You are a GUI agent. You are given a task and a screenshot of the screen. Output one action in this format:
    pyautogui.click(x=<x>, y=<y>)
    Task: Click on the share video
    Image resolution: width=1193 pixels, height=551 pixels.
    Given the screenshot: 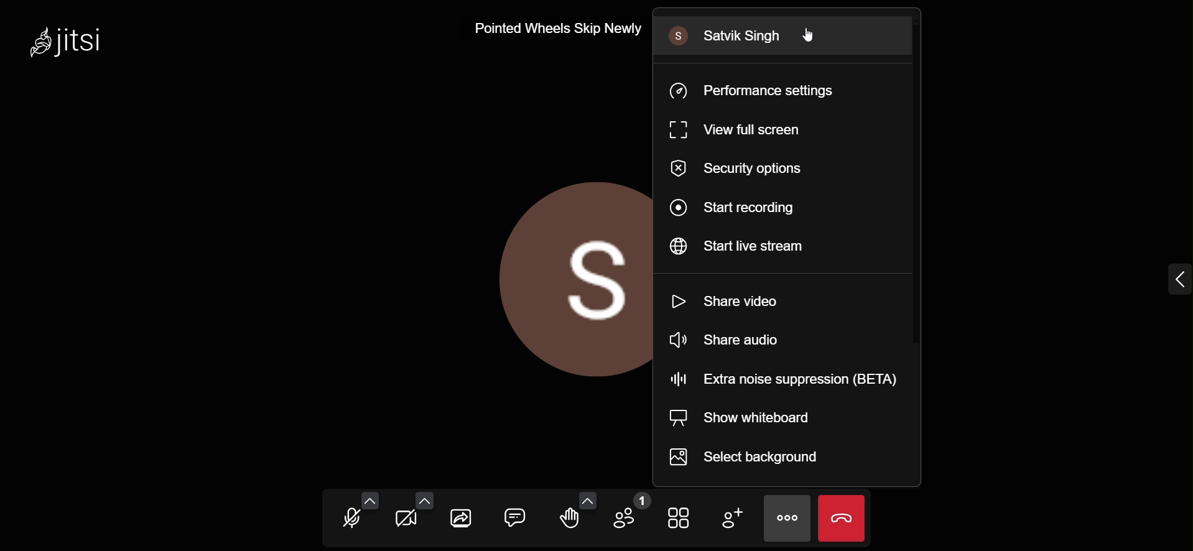 What is the action you would take?
    pyautogui.click(x=742, y=304)
    